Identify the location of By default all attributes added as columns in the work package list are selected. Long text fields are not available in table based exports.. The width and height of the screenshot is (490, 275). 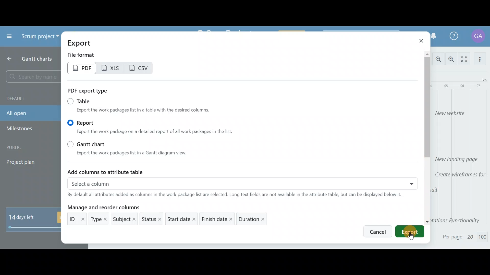
(236, 196).